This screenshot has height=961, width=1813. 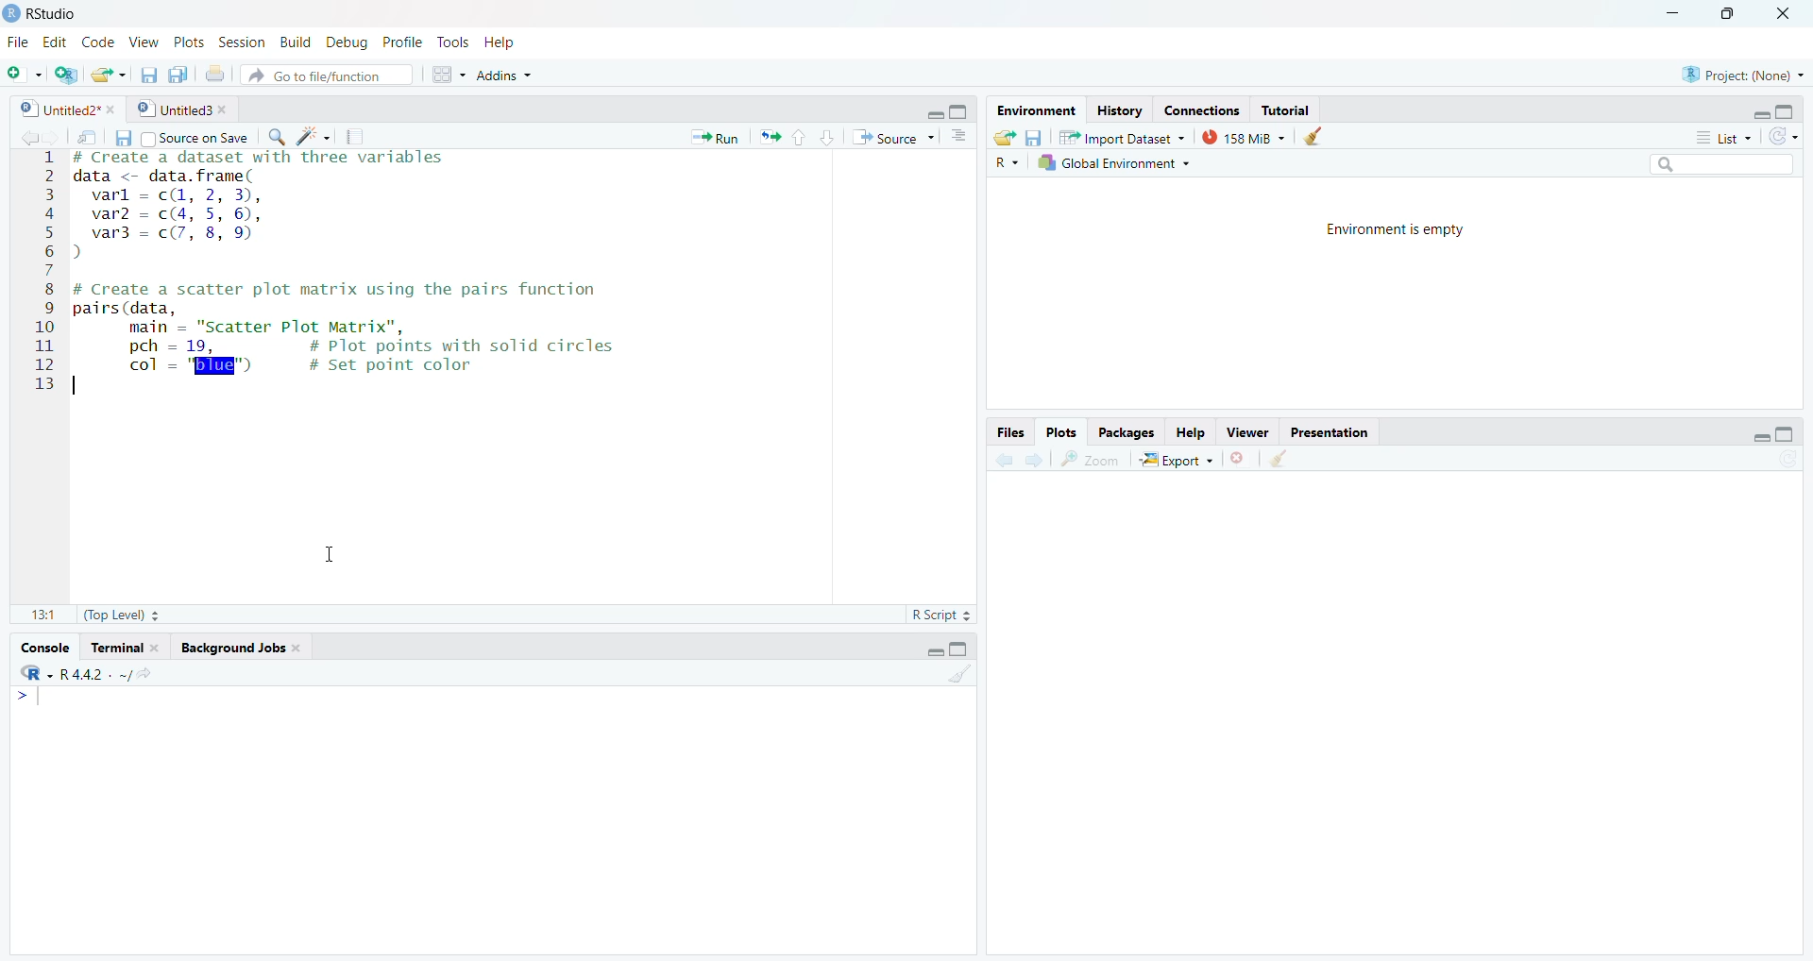 What do you see at coordinates (326, 75) in the screenshot?
I see `A Go to file/function` at bounding box center [326, 75].